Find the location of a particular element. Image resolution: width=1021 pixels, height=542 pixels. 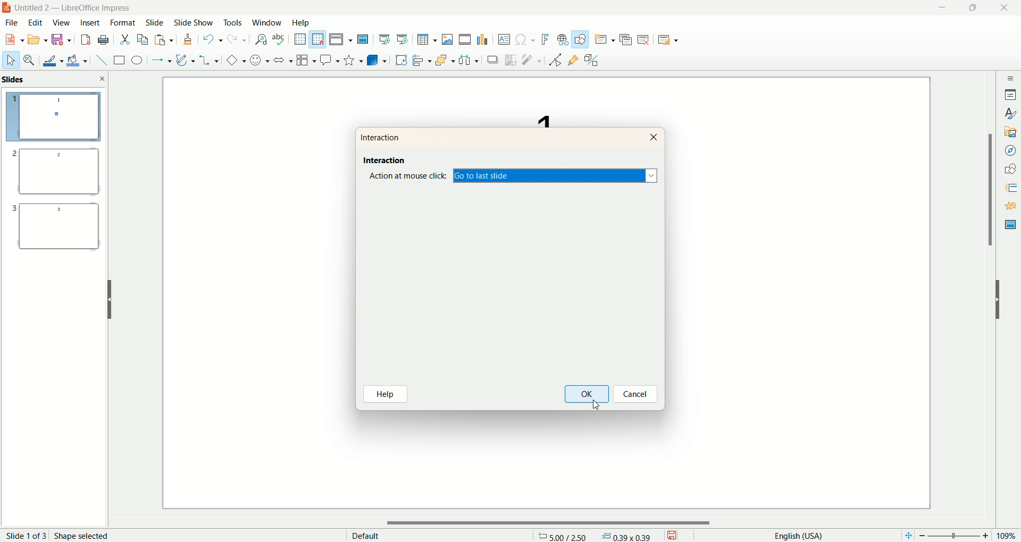

insert line is located at coordinates (98, 60).